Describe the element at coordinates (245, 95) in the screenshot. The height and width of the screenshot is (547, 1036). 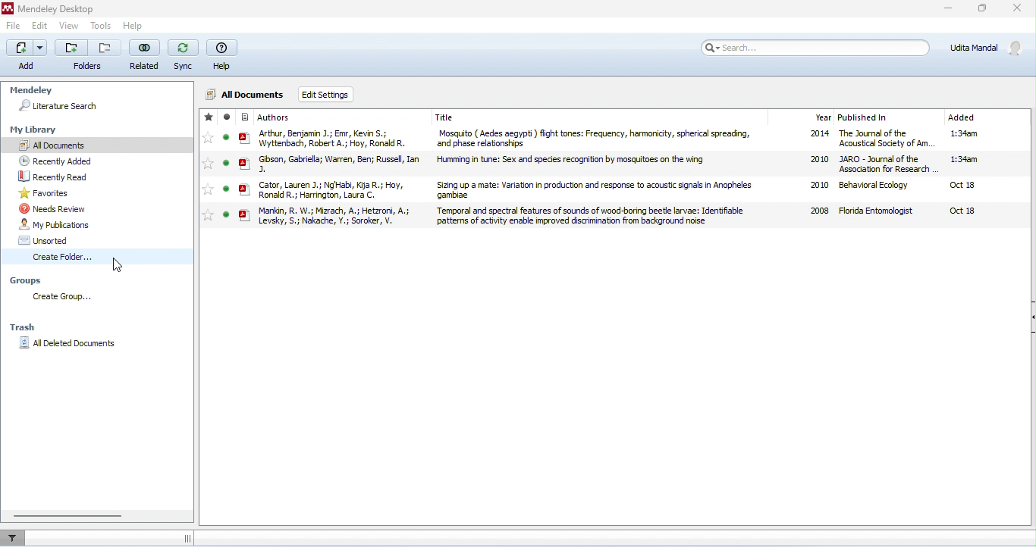
I see `all documents` at that location.